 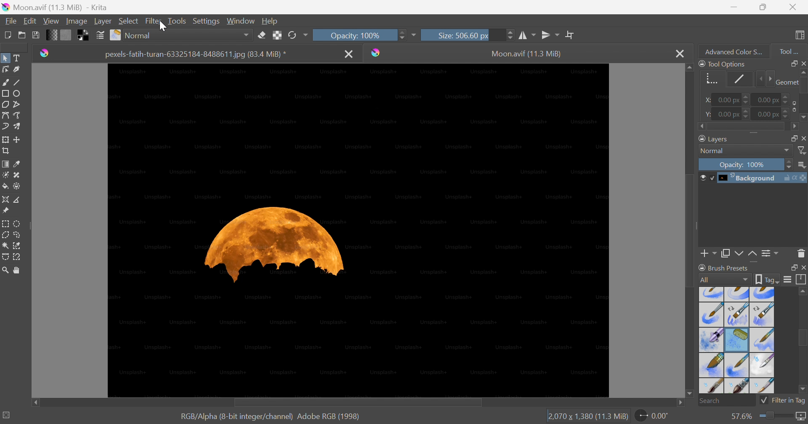 What do you see at coordinates (768, 79) in the screenshot?
I see `Next` at bounding box center [768, 79].